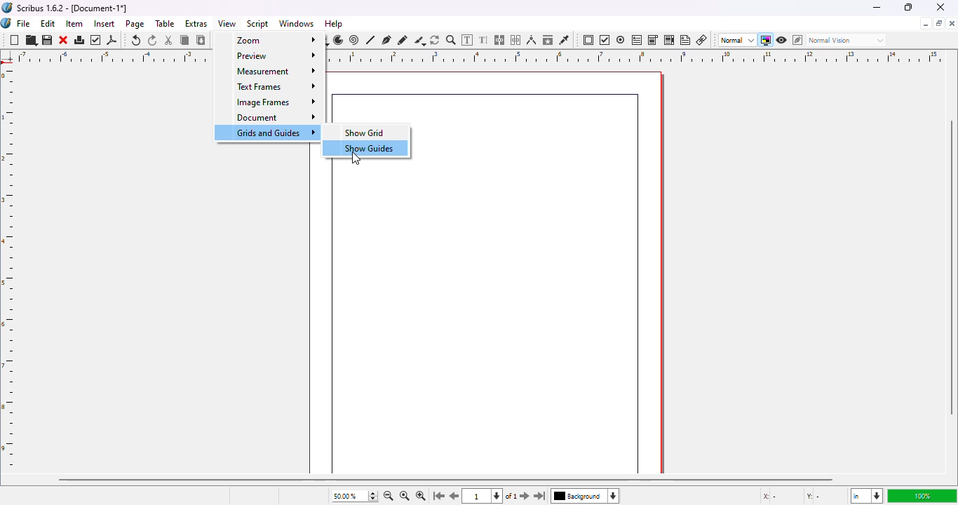 Image resolution: width=958 pixels, height=505 pixels. What do you see at coordinates (494, 497) in the screenshot?
I see `1 of 1` at bounding box center [494, 497].